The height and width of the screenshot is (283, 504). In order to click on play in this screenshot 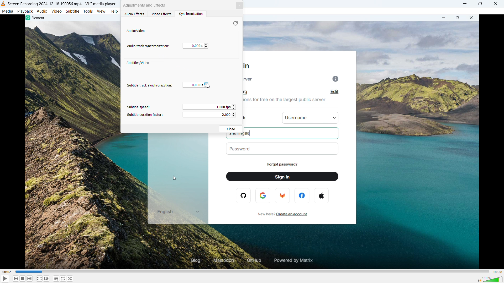, I will do `click(6, 279)`.